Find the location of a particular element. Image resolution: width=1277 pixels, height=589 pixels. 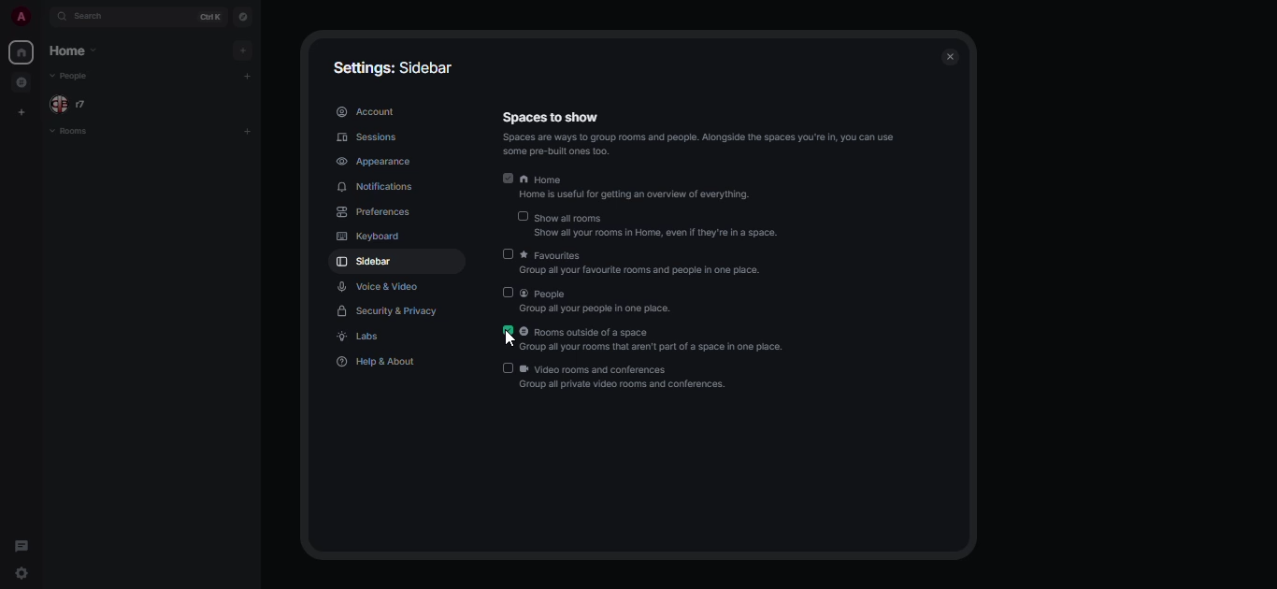

rooms is located at coordinates (69, 132).